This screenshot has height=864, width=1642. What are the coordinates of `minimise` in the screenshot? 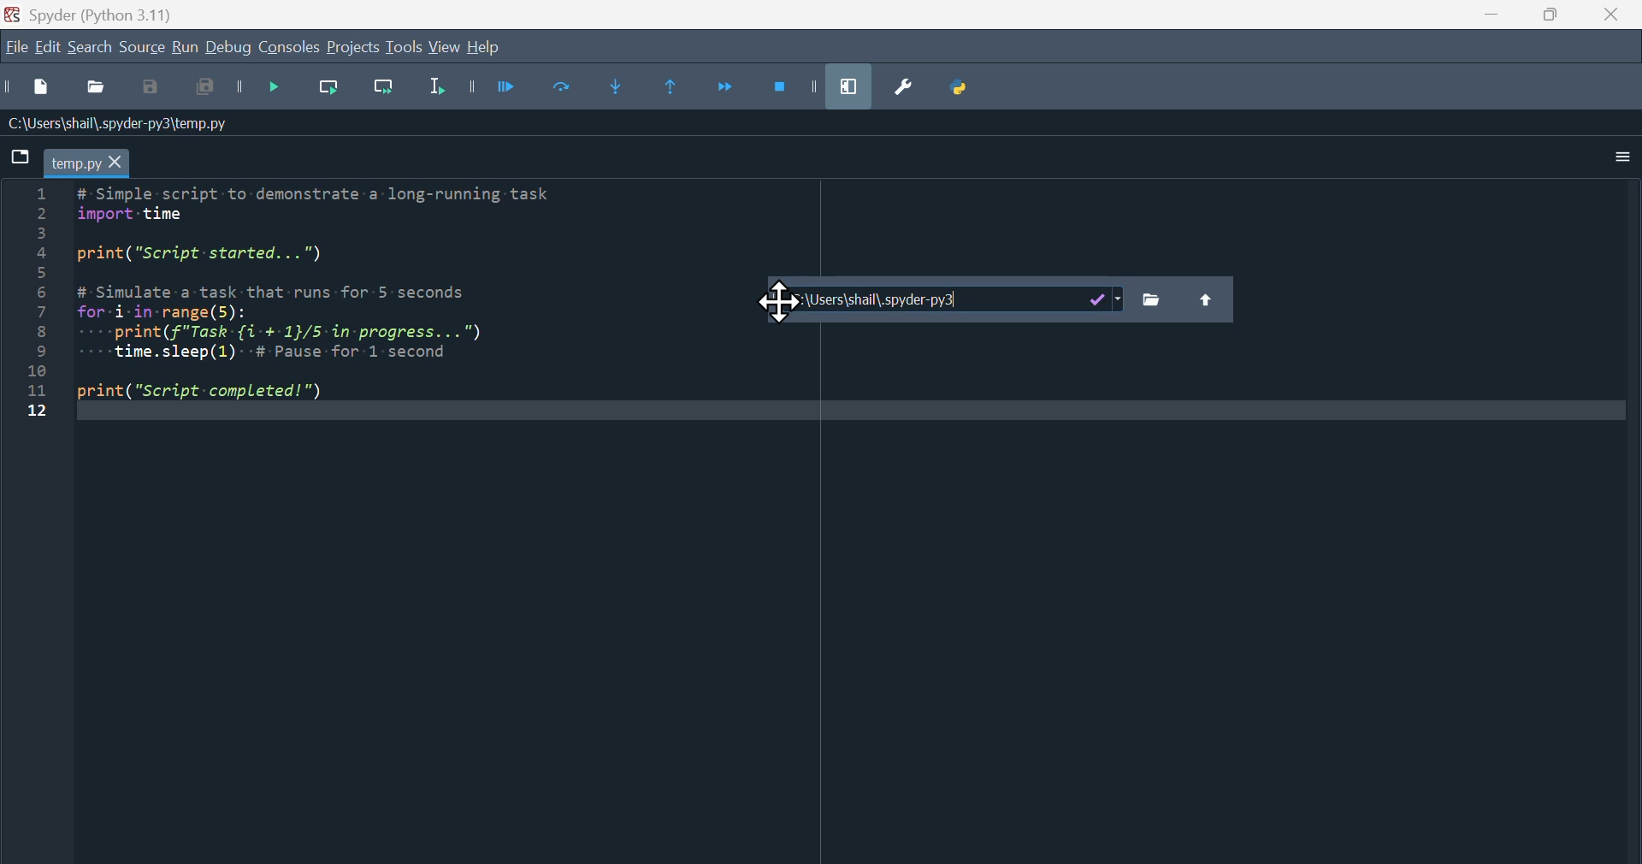 It's located at (1496, 20).